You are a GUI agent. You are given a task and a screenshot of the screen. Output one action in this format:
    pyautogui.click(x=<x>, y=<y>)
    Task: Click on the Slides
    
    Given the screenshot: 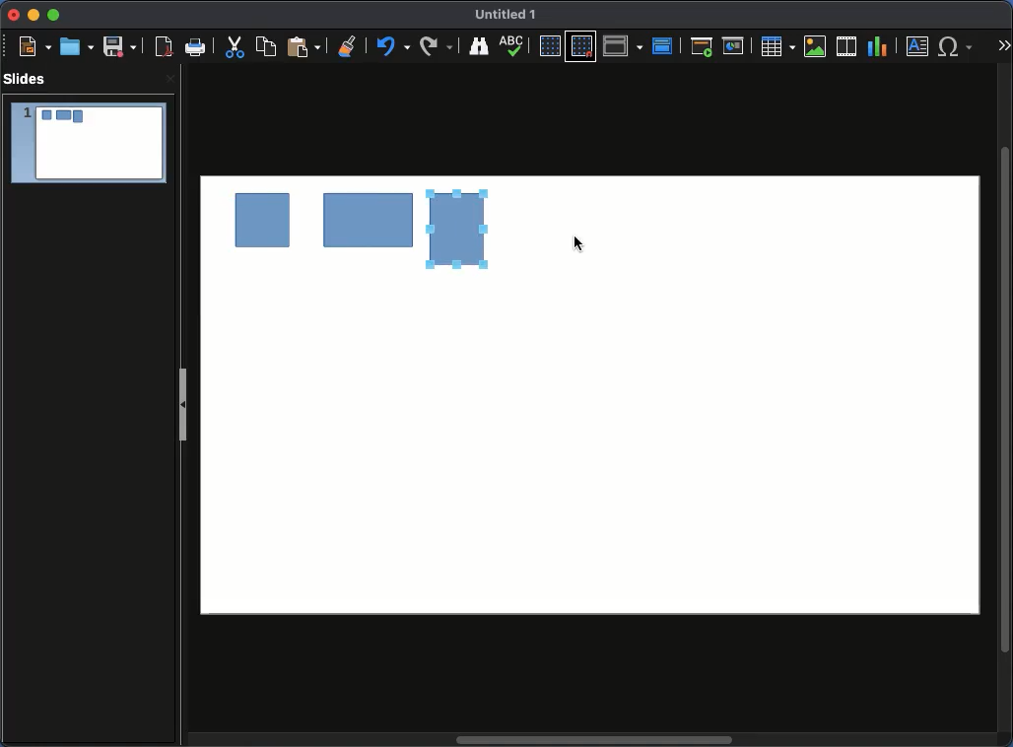 What is the action you would take?
    pyautogui.click(x=27, y=78)
    